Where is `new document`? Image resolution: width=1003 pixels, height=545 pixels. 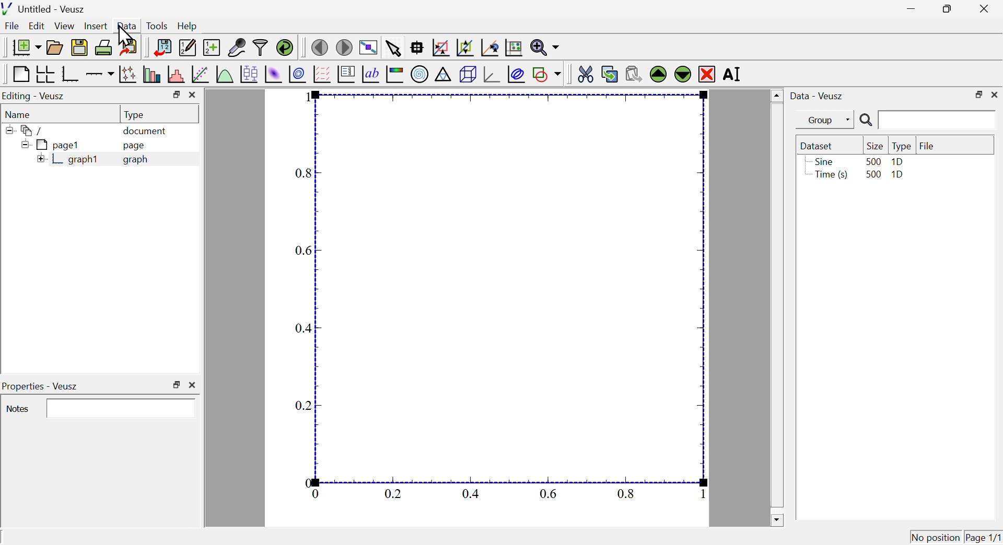
new document is located at coordinates (24, 47).